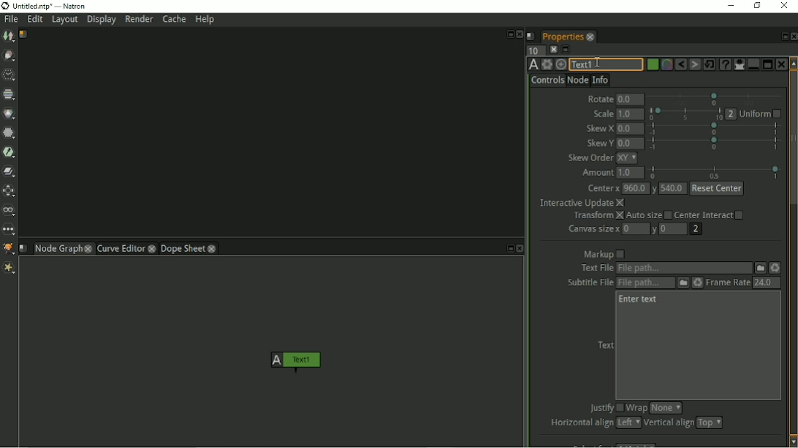  I want to click on file path, so click(684, 269).